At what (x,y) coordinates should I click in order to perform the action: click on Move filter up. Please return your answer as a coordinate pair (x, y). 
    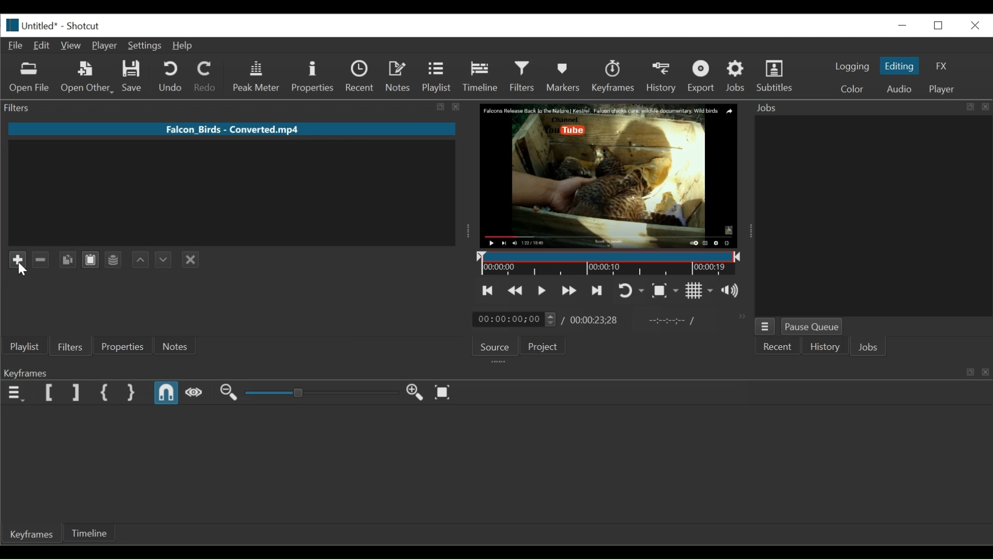
    Looking at the image, I should click on (139, 260).